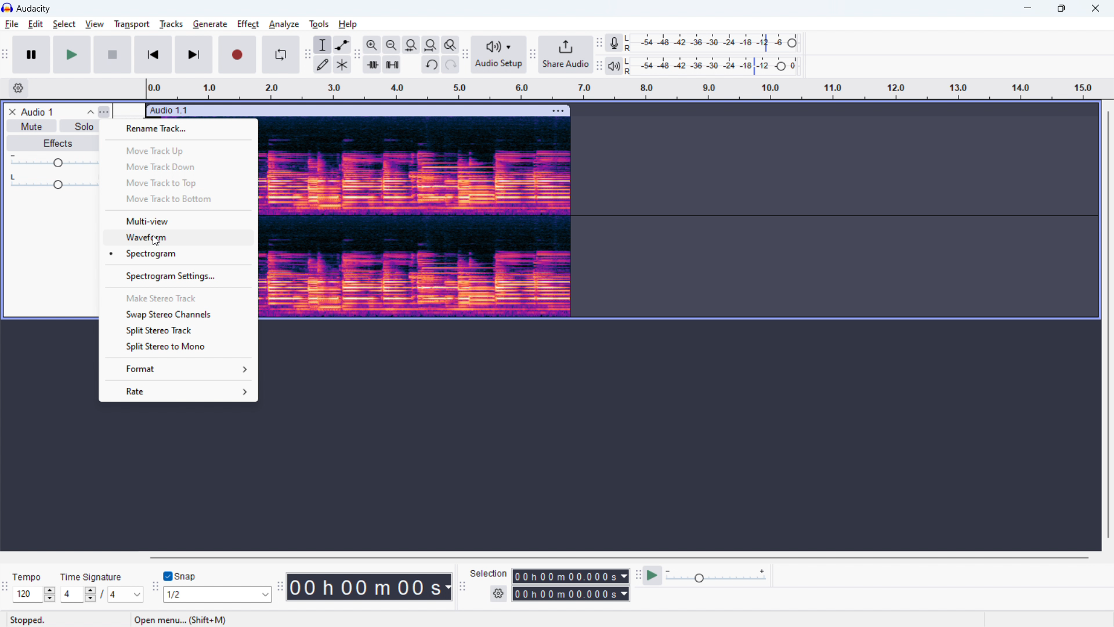  What do you see at coordinates (17, 88) in the screenshot?
I see `timeline settings` at bounding box center [17, 88].